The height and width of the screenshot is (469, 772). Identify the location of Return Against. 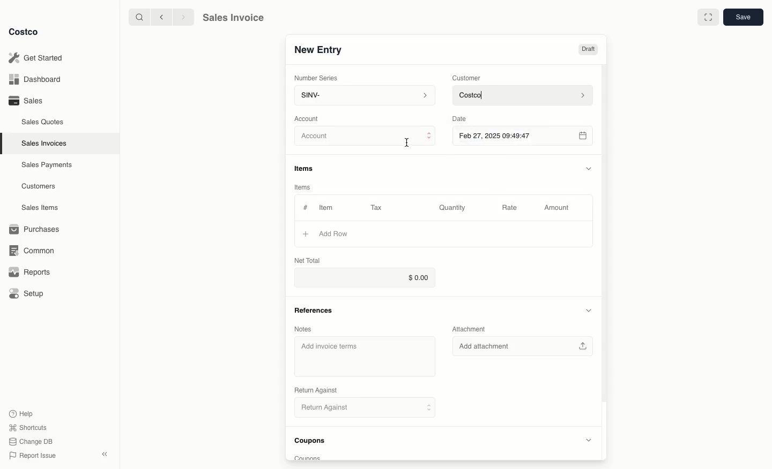
(359, 408).